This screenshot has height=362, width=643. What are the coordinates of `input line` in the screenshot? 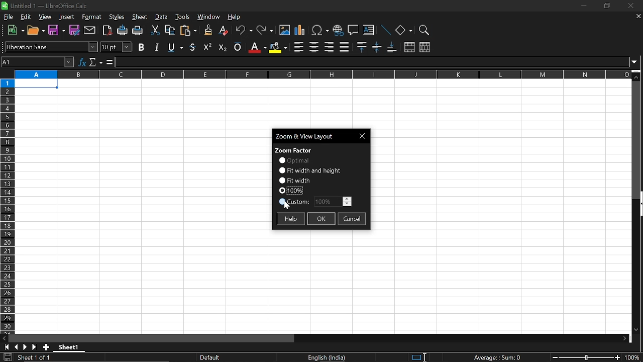 It's located at (373, 62).